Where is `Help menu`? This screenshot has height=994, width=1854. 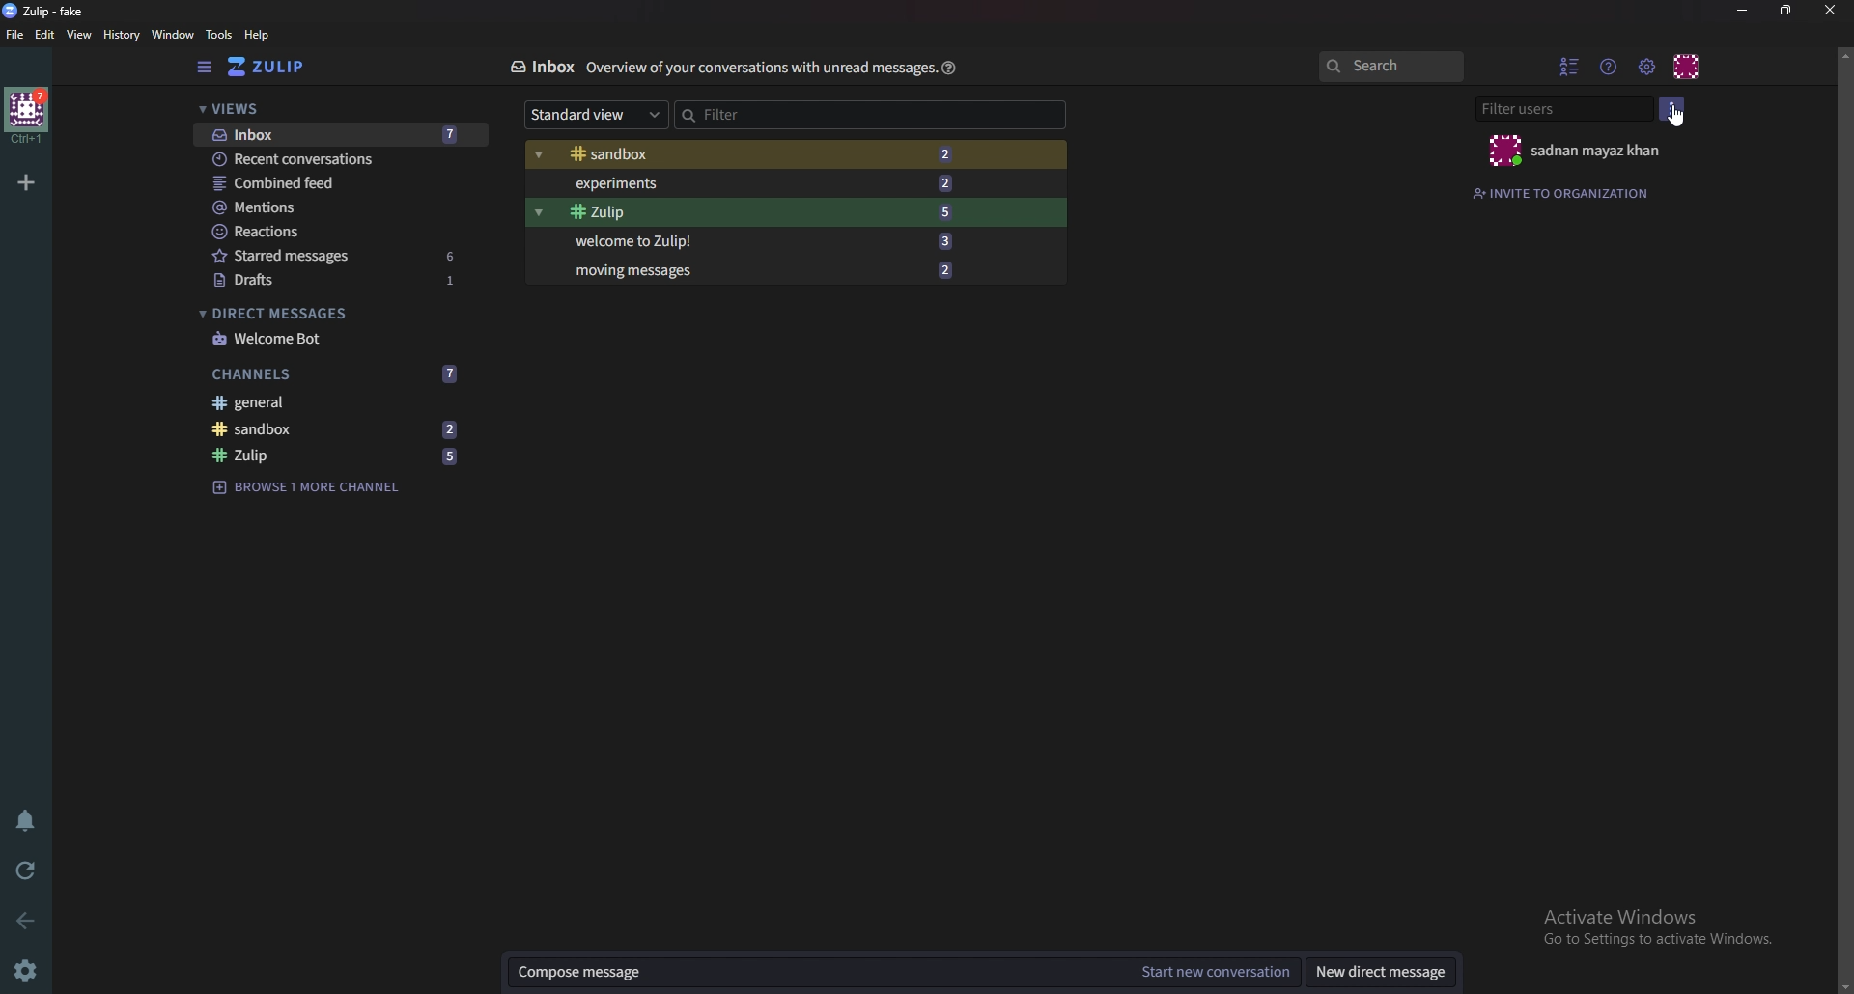 Help menu is located at coordinates (1612, 66).